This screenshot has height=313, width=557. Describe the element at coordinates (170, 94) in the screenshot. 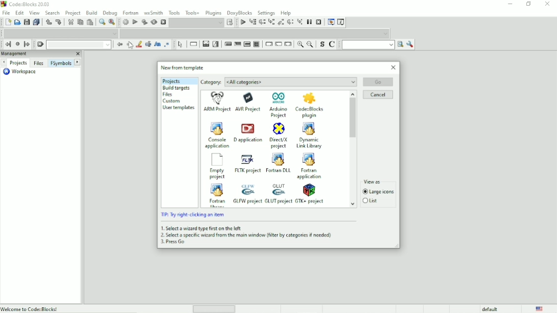

I see `Files` at that location.